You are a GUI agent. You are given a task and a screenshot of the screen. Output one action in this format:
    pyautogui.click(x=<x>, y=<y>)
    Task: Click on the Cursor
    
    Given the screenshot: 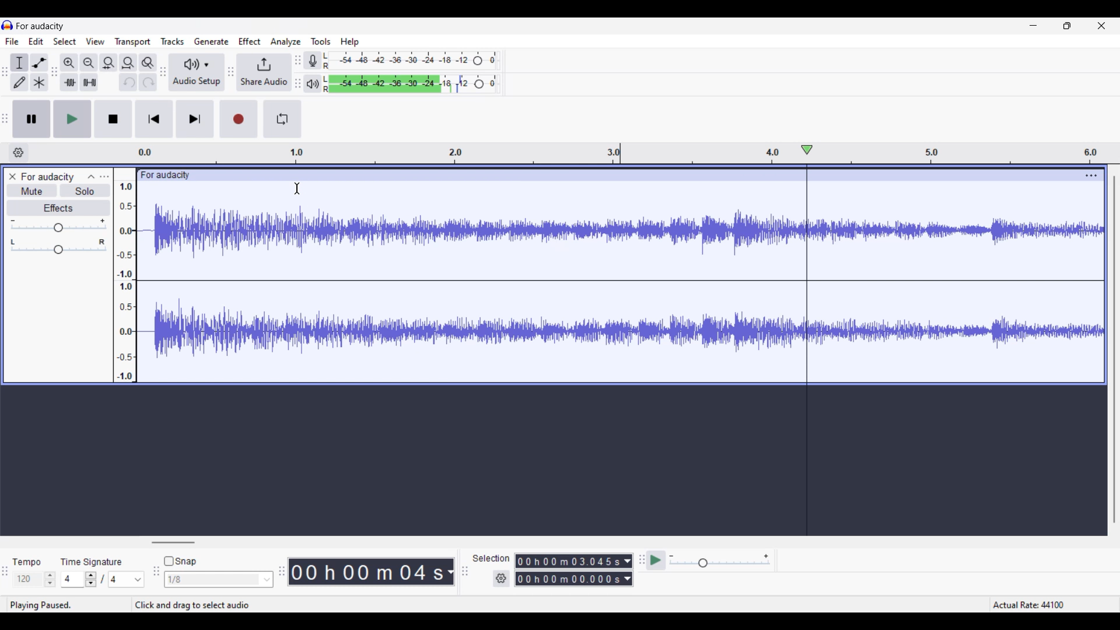 What is the action you would take?
    pyautogui.click(x=296, y=188)
    